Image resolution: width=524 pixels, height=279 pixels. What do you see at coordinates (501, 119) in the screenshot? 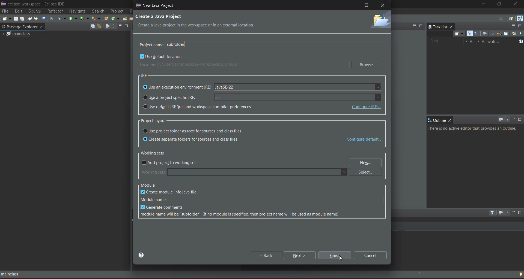
I see `focus on active task` at bounding box center [501, 119].